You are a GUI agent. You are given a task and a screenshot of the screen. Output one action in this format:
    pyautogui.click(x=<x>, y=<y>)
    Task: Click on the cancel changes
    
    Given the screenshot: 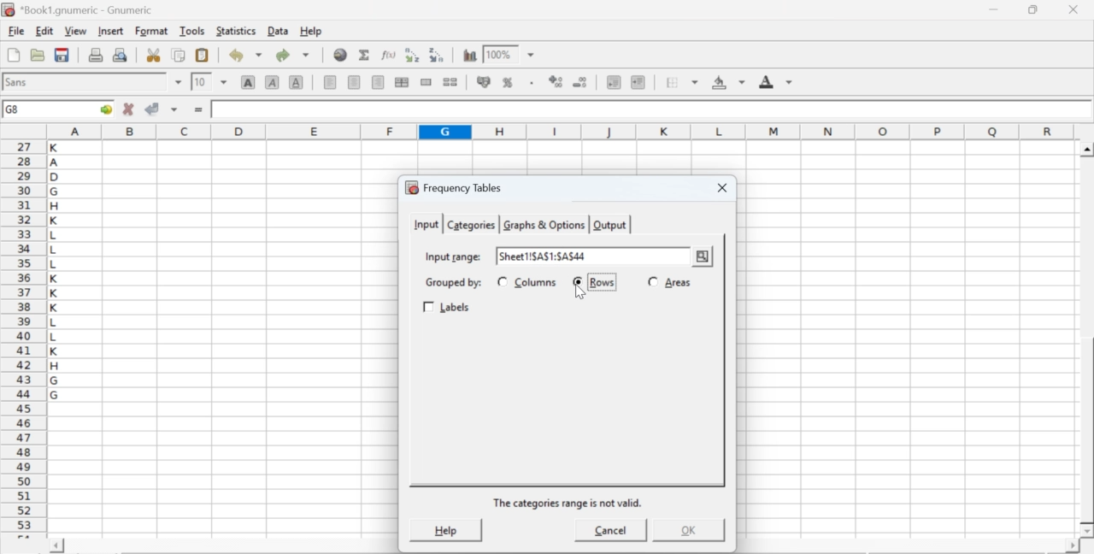 What is the action you would take?
    pyautogui.click(x=129, y=109)
    